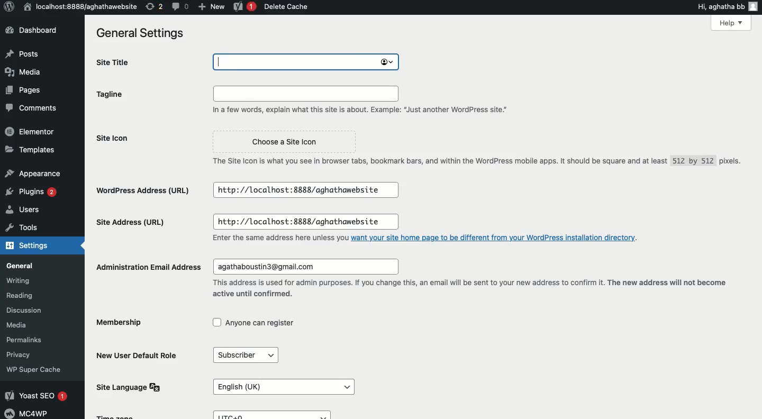  Describe the element at coordinates (124, 147) in the screenshot. I see `Site icon` at that location.